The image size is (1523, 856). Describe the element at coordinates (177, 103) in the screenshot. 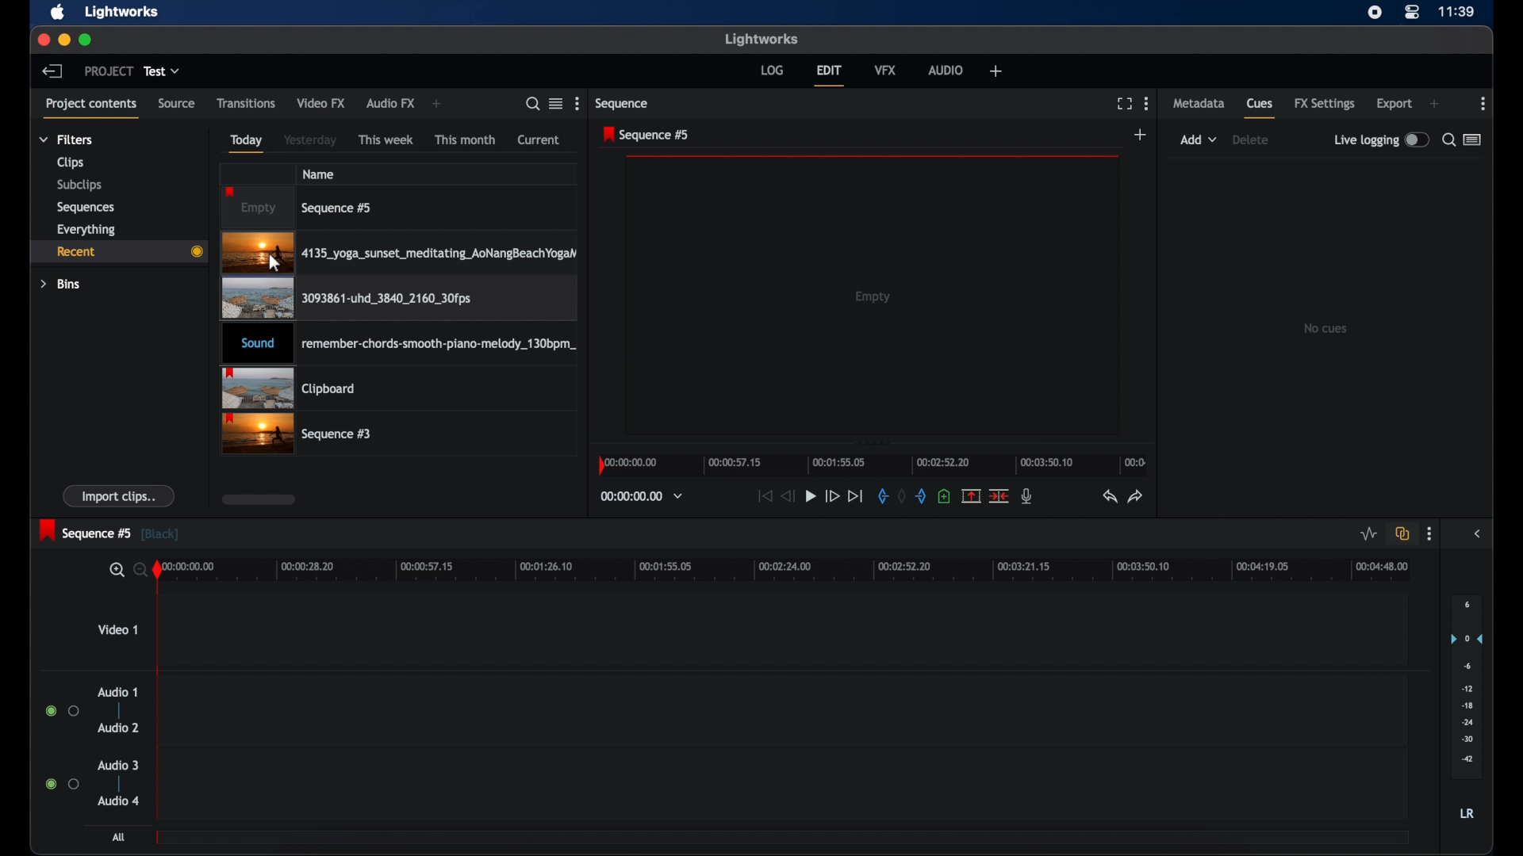

I see `source` at that location.